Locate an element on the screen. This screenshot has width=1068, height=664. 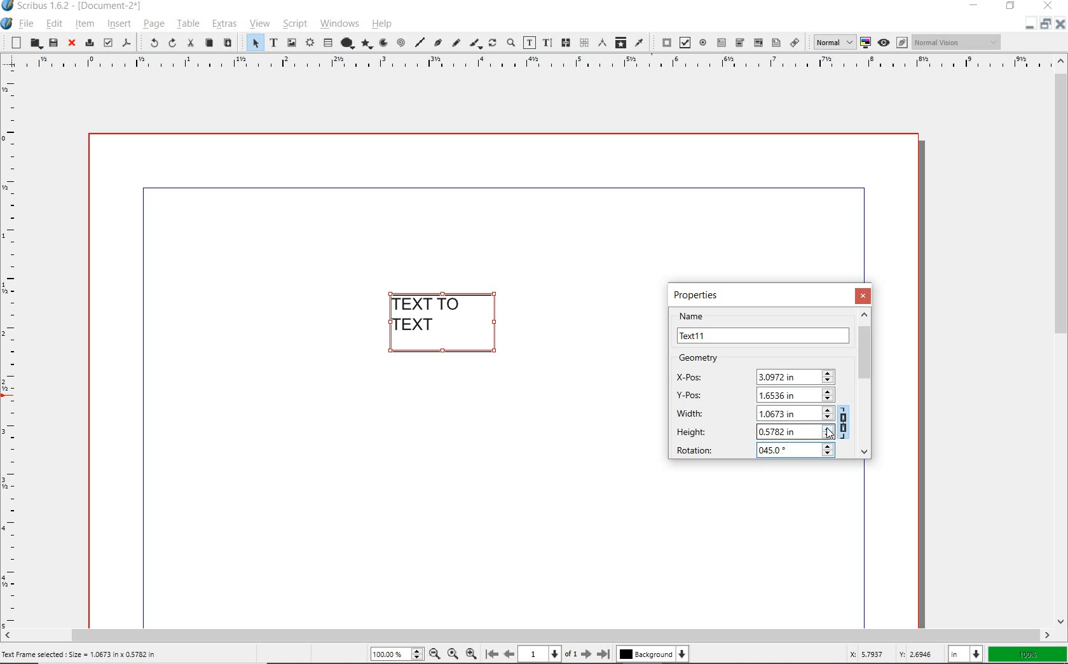
current page is located at coordinates (551, 654).